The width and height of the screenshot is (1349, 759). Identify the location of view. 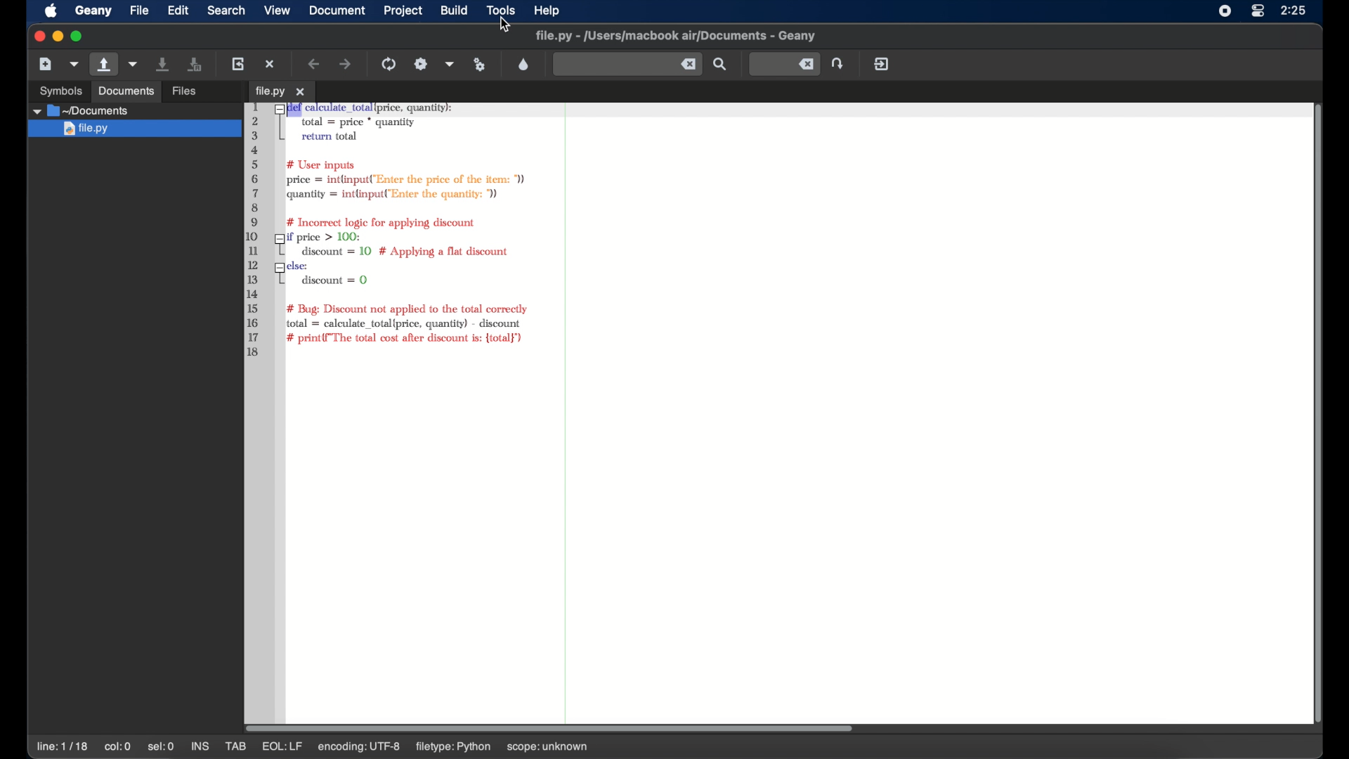
(278, 11).